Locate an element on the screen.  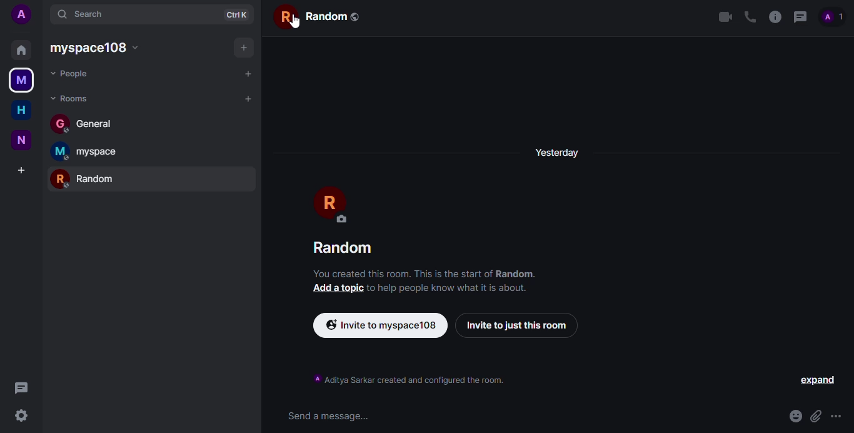
yesterday is located at coordinates (562, 152).